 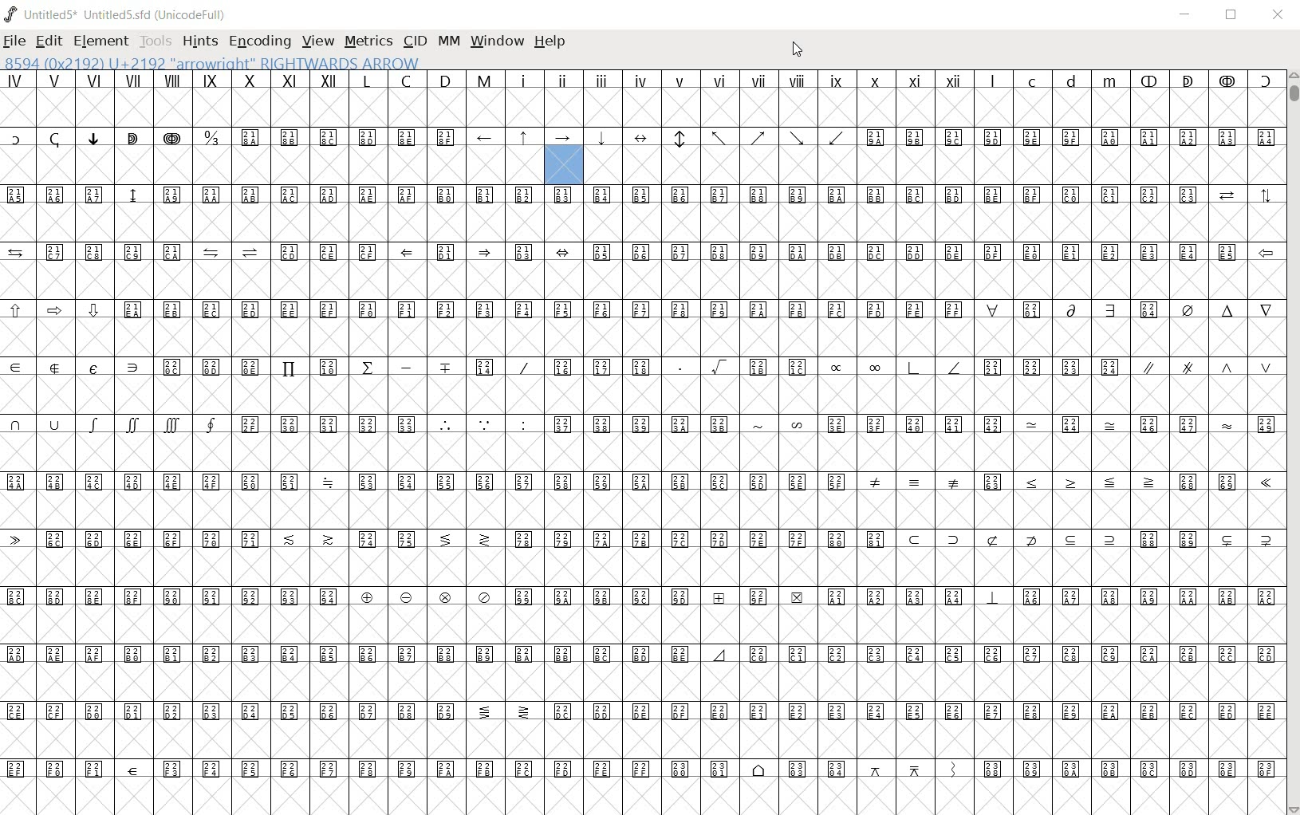 What do you see at coordinates (451, 42) in the screenshot?
I see `MM` at bounding box center [451, 42].